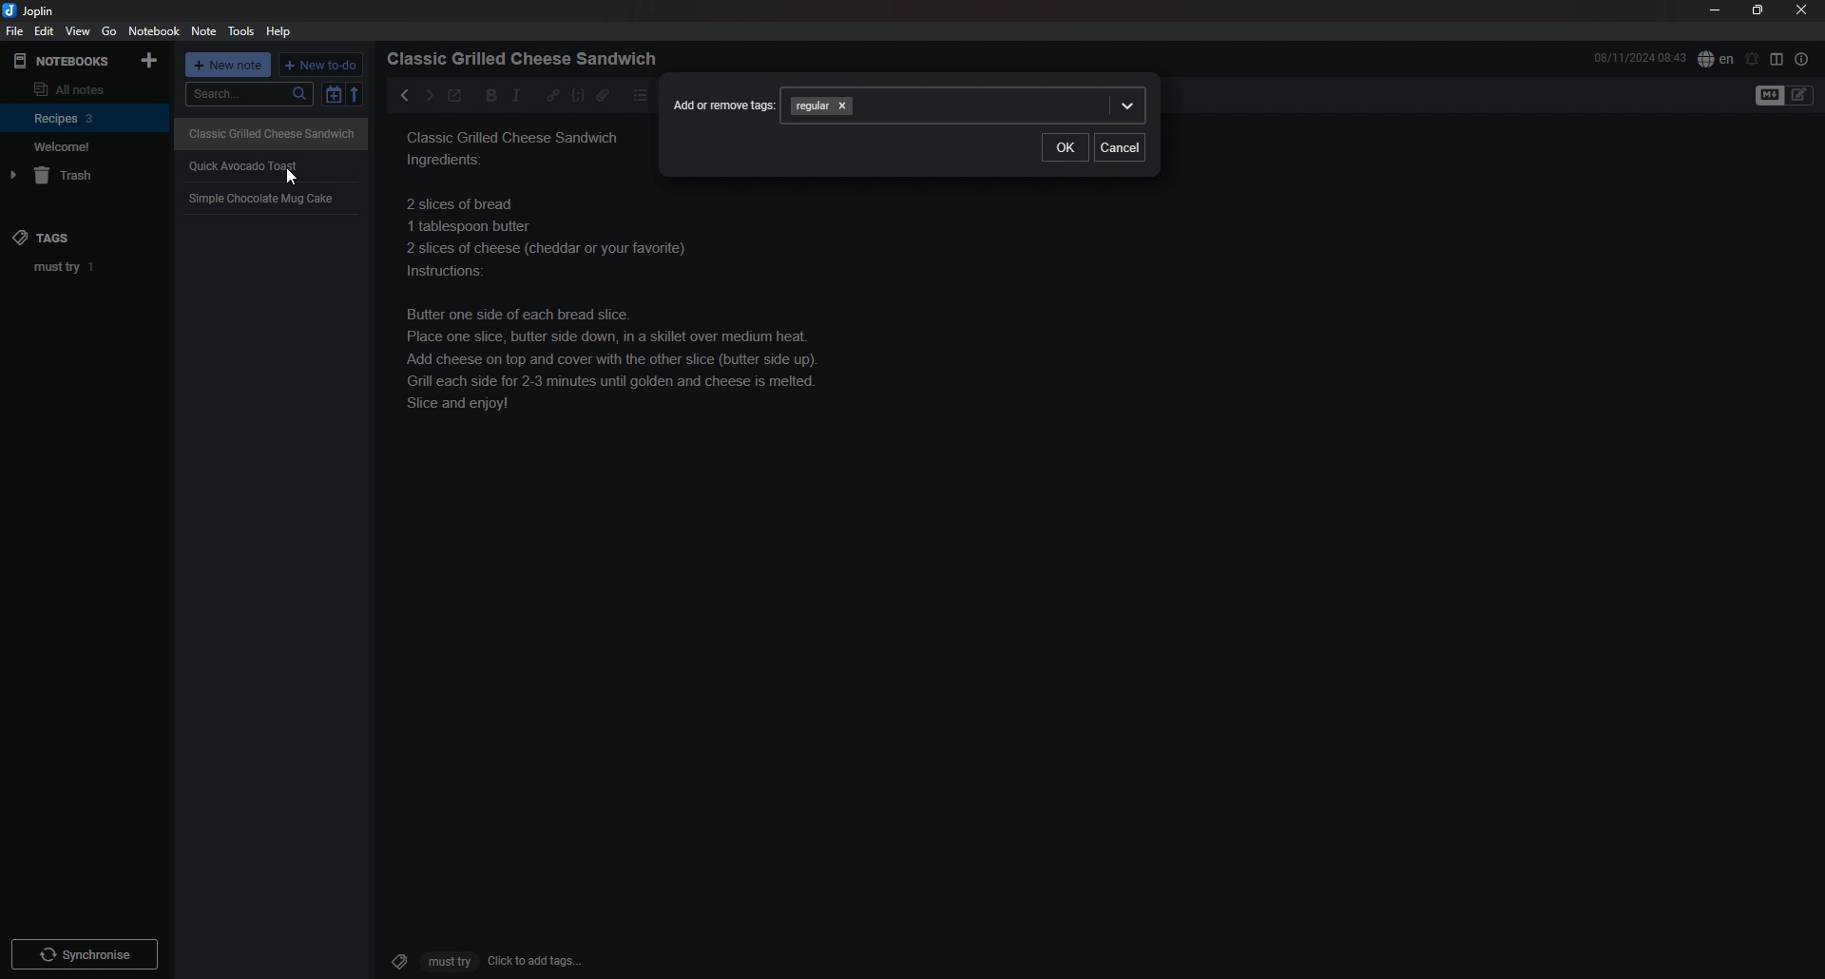 The height and width of the screenshot is (979, 1825). I want to click on toggle editor layout, so click(1777, 59).